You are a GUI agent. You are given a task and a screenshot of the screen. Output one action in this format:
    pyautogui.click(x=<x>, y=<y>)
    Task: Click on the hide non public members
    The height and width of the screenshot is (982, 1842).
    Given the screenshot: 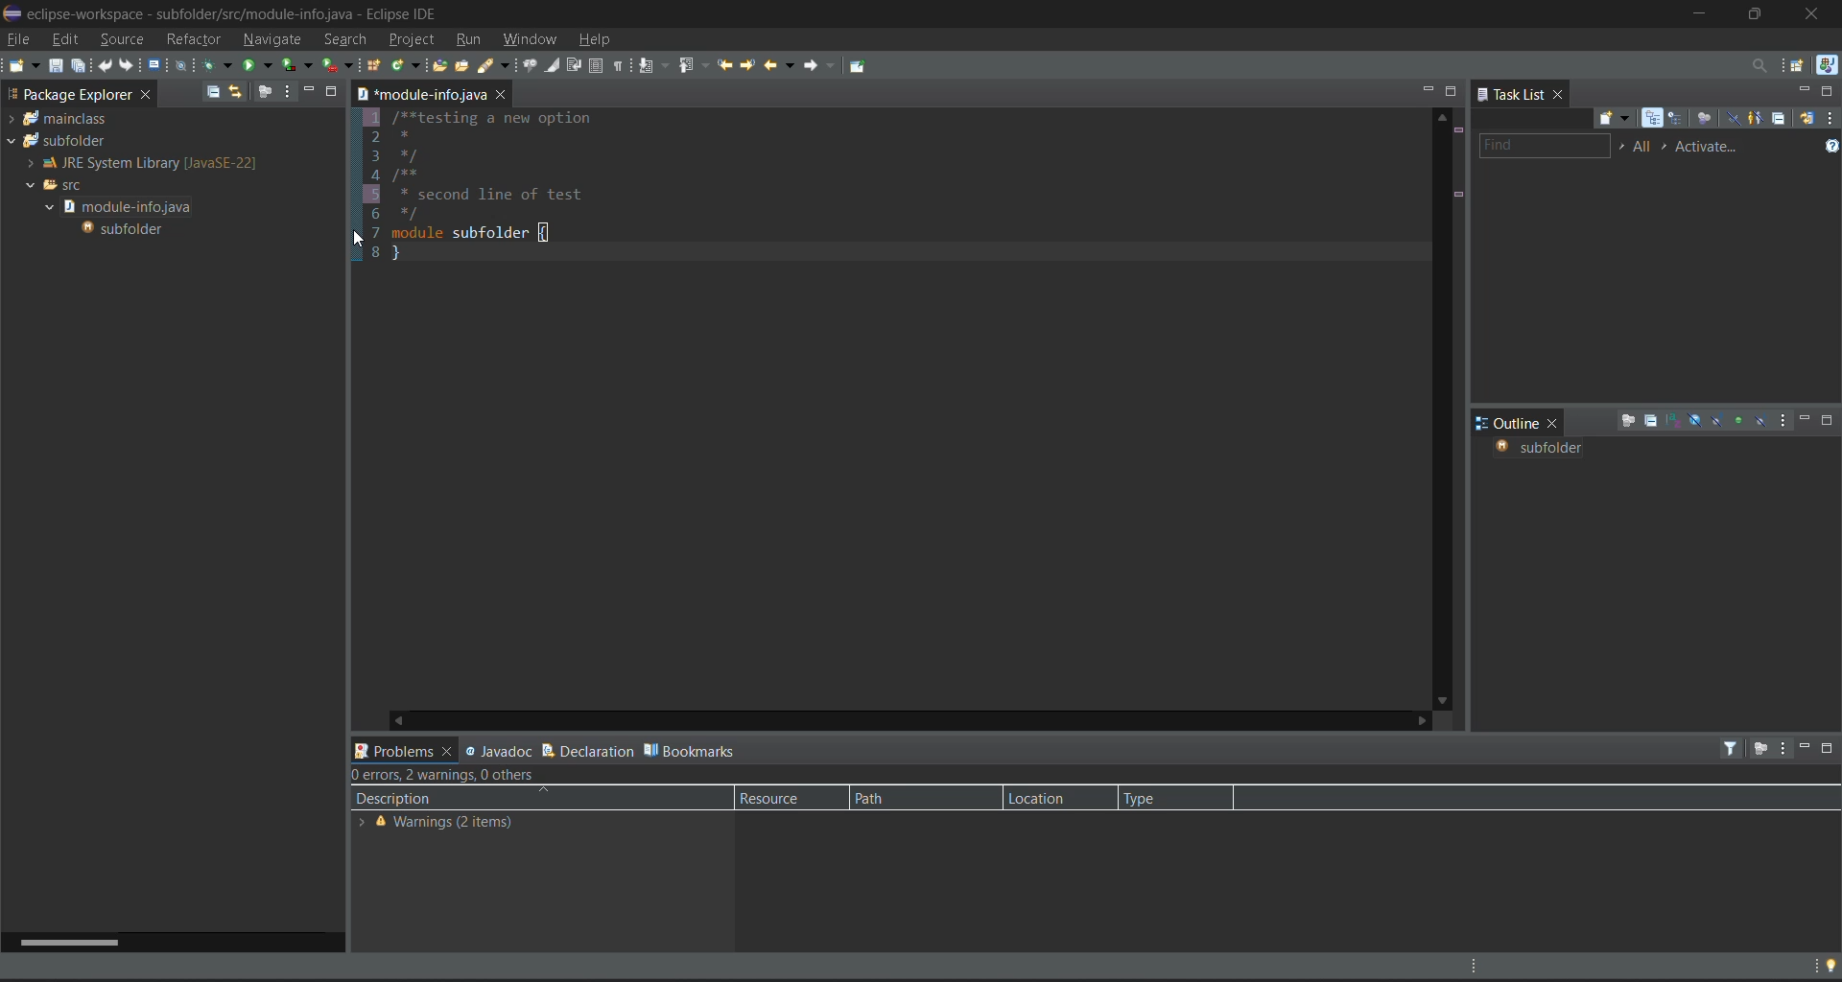 What is the action you would take?
    pyautogui.click(x=1739, y=418)
    